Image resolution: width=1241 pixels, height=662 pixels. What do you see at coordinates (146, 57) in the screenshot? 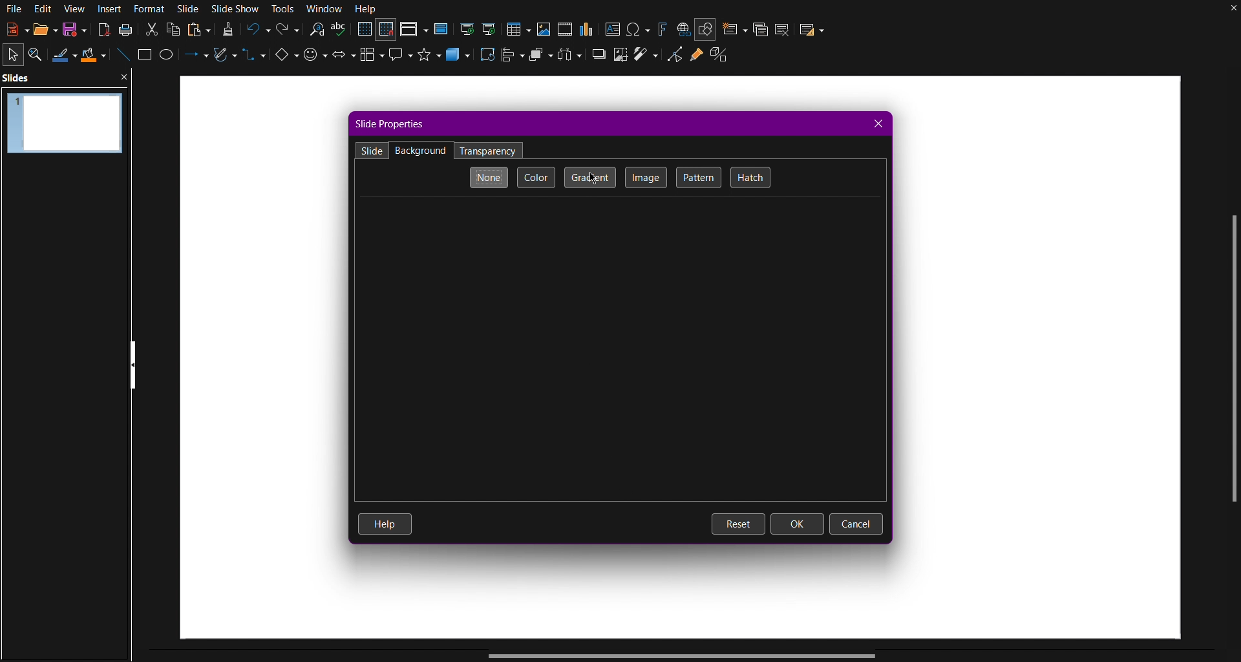
I see `Square` at bounding box center [146, 57].